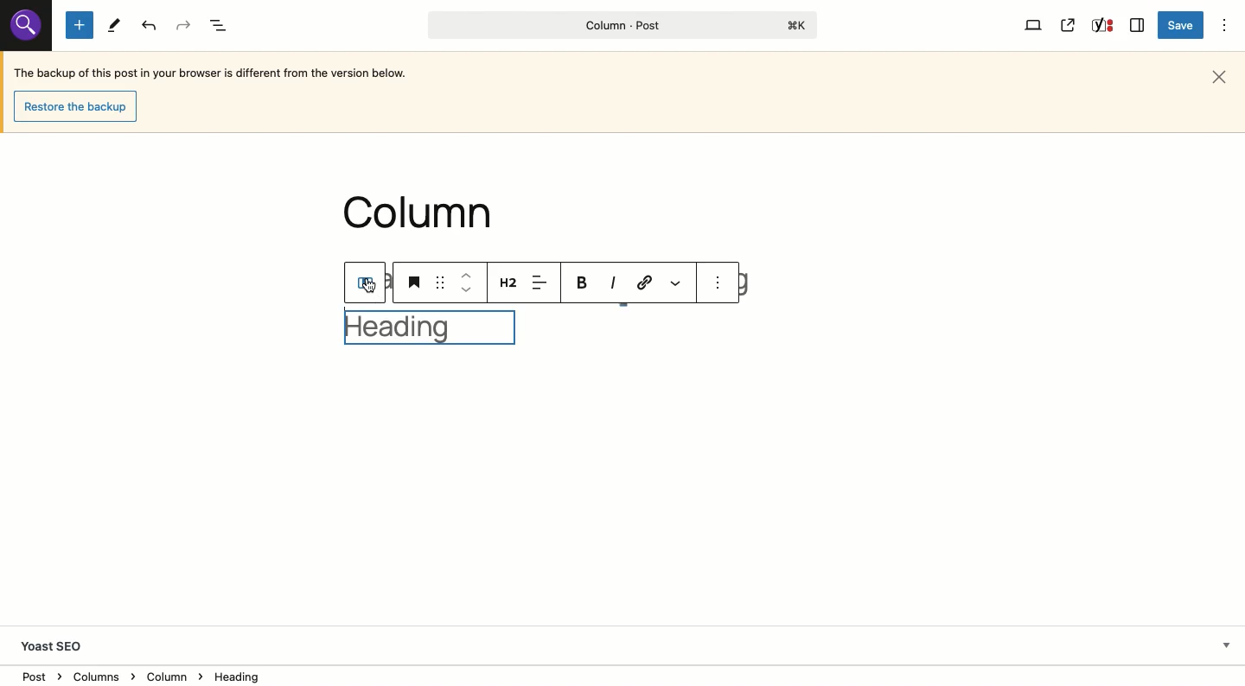 The image size is (1245, 686). Describe the element at coordinates (212, 75) in the screenshot. I see `The backup of this post in your browser is different from the version below.` at that location.